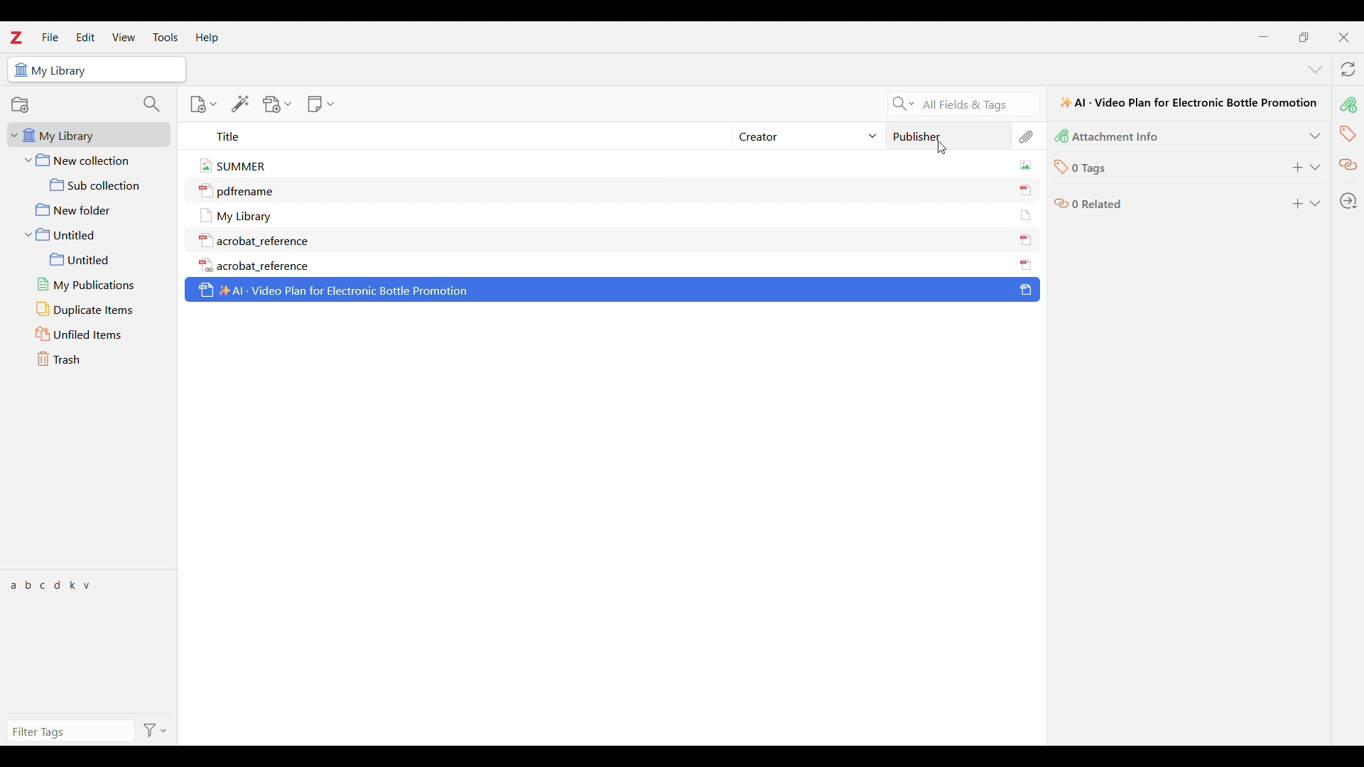  Describe the element at coordinates (89, 134) in the screenshot. I see `My Library` at that location.